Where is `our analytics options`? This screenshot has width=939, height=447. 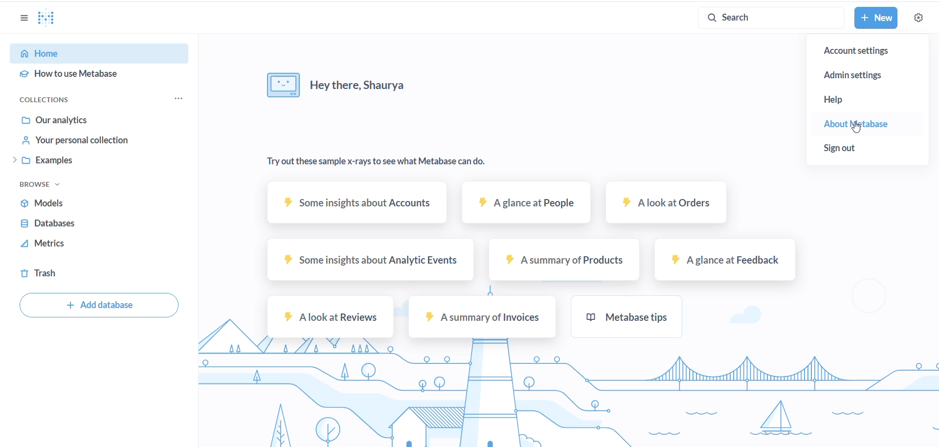
our analytics options is located at coordinates (98, 121).